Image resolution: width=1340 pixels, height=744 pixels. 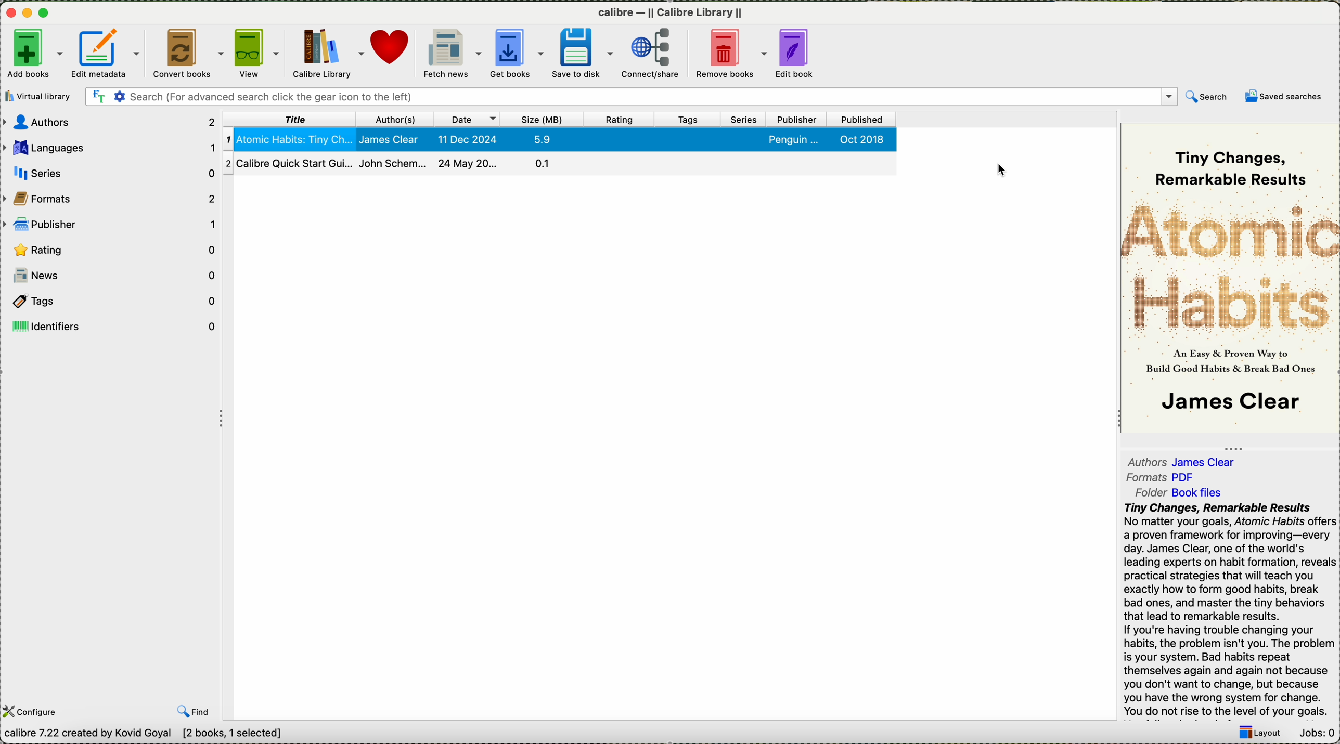 I want to click on search bar, so click(x=630, y=96).